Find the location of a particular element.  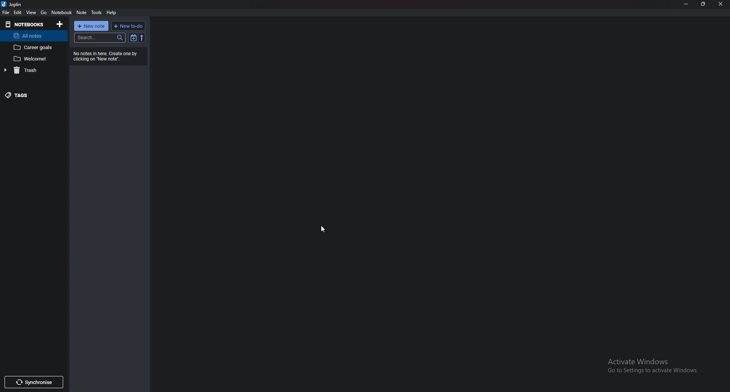

help is located at coordinates (113, 12).